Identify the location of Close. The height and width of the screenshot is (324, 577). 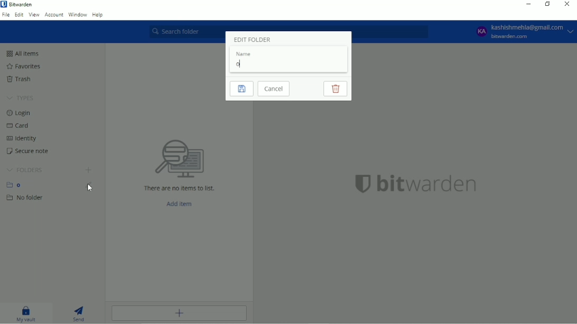
(567, 4).